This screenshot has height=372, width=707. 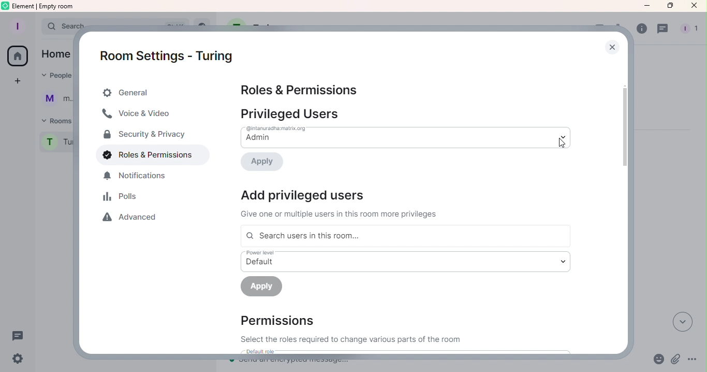 What do you see at coordinates (57, 99) in the screenshot?
I see `User` at bounding box center [57, 99].